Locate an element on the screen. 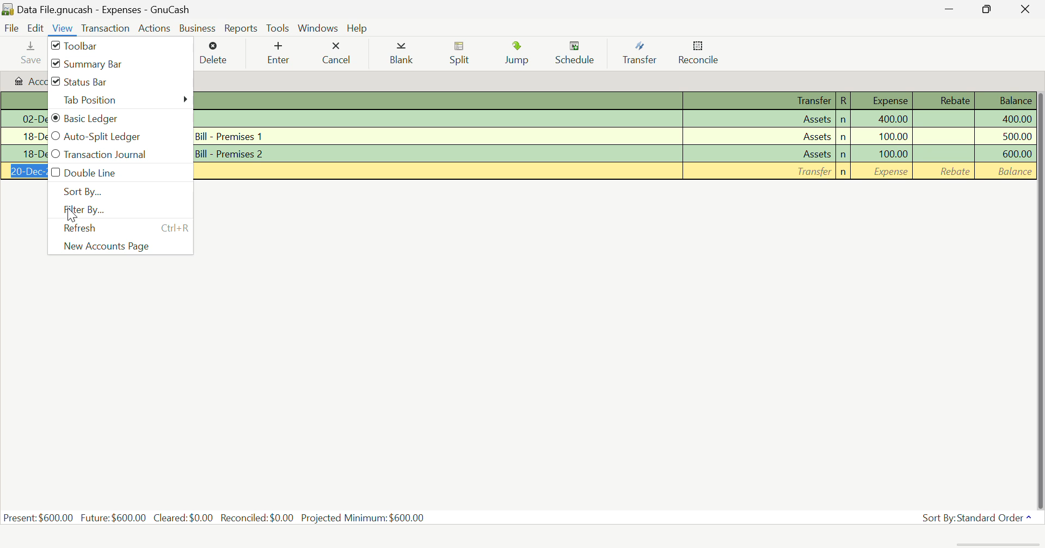  Data File.gnucash - Expenses - GnuCash is located at coordinates (97, 9).